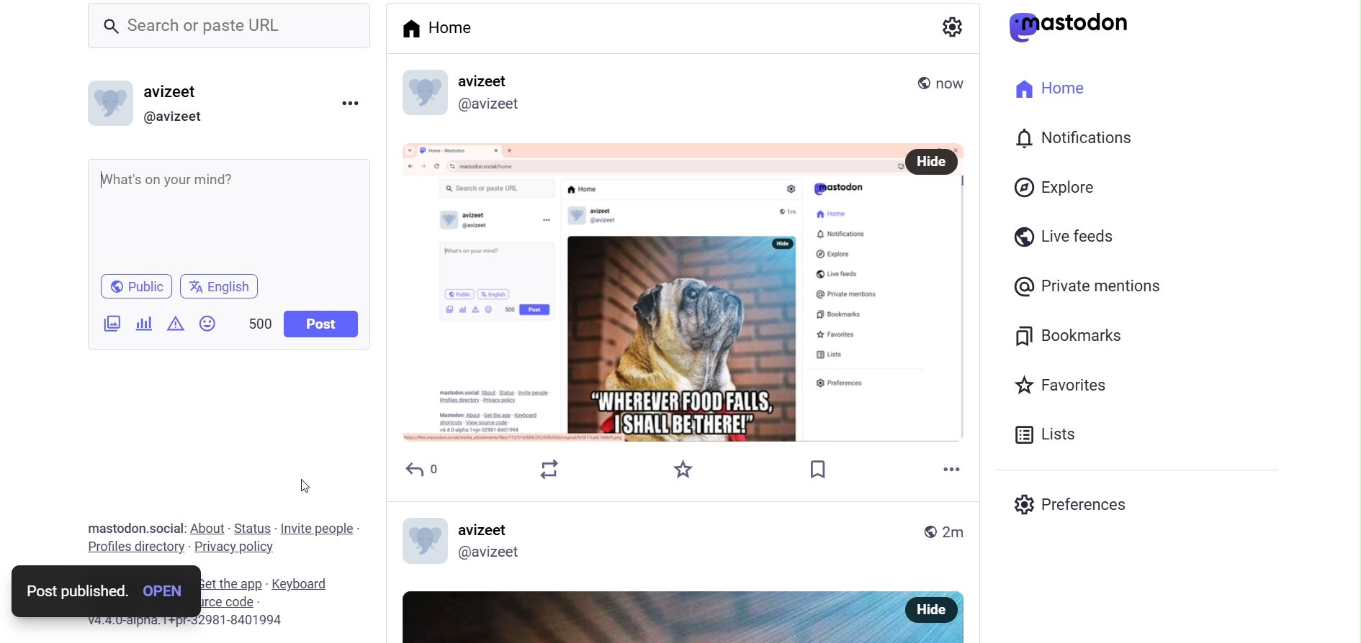 This screenshot has height=643, width=1361. I want to click on public, so click(132, 286).